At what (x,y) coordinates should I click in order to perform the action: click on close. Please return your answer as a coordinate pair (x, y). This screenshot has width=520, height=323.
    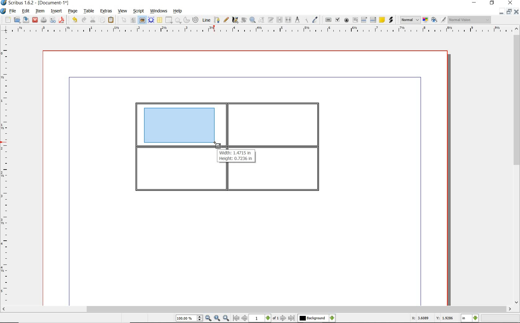
    Looking at the image, I should click on (516, 12).